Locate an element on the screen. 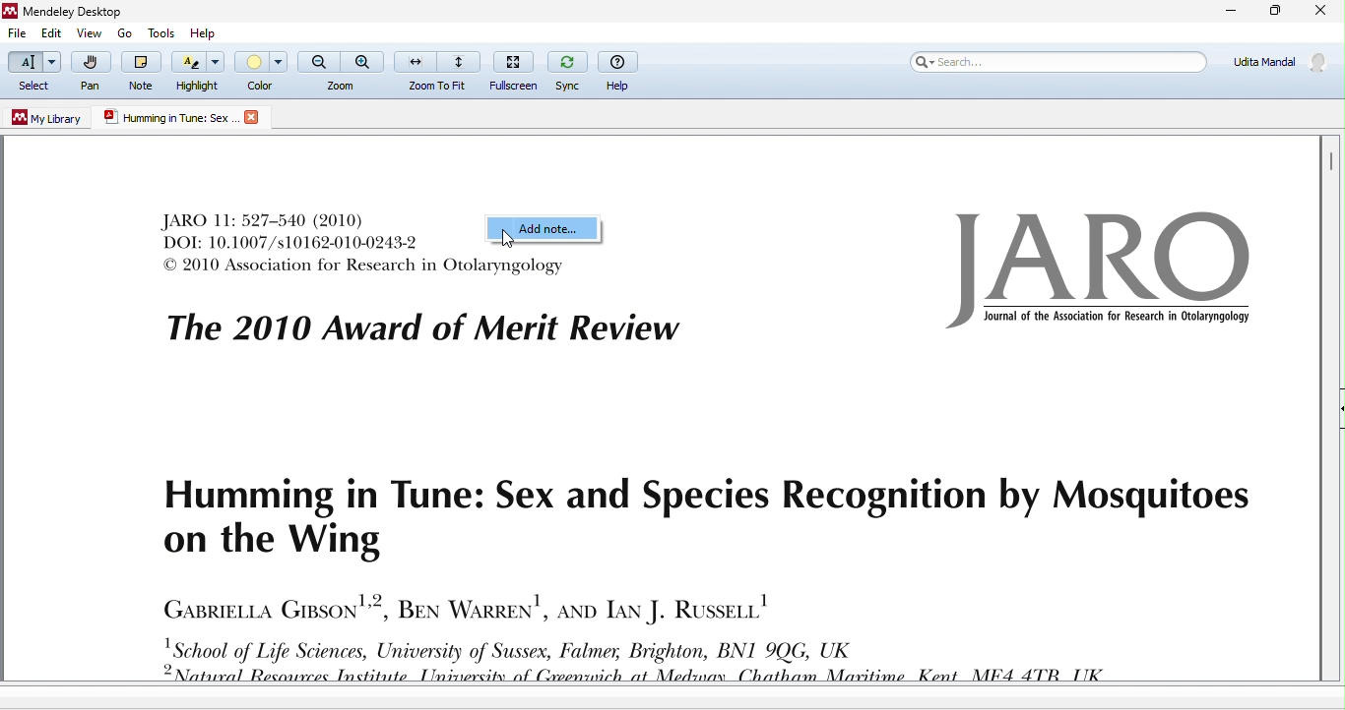 This screenshot has height=710, width=1345. Mendeley Desktop is located at coordinates (89, 11).